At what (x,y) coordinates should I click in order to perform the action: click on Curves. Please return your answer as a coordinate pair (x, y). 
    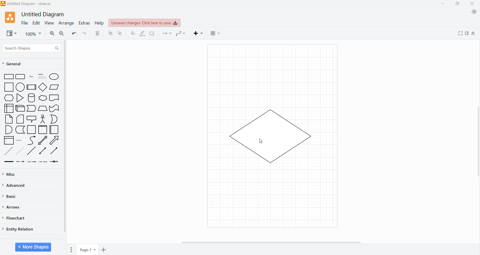
    Looking at the image, I should click on (31, 140).